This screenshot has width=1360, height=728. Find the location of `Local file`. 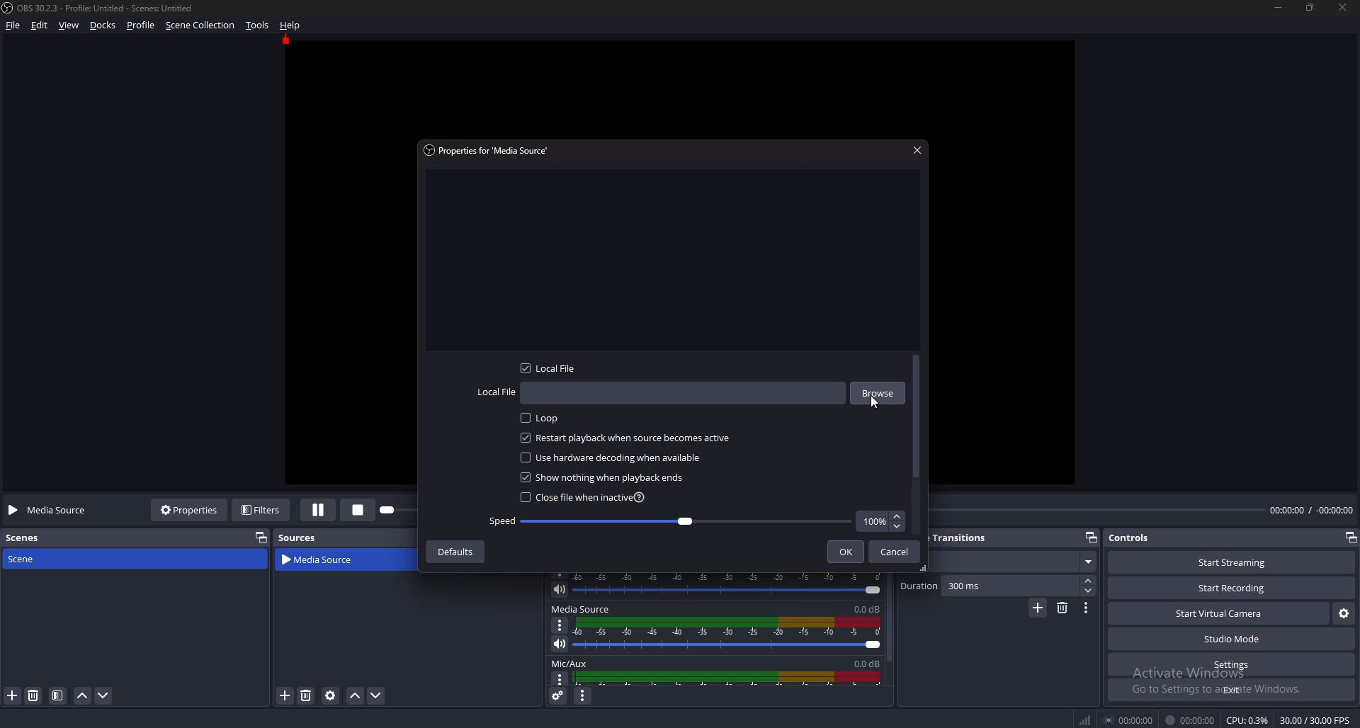

Local file is located at coordinates (553, 368).